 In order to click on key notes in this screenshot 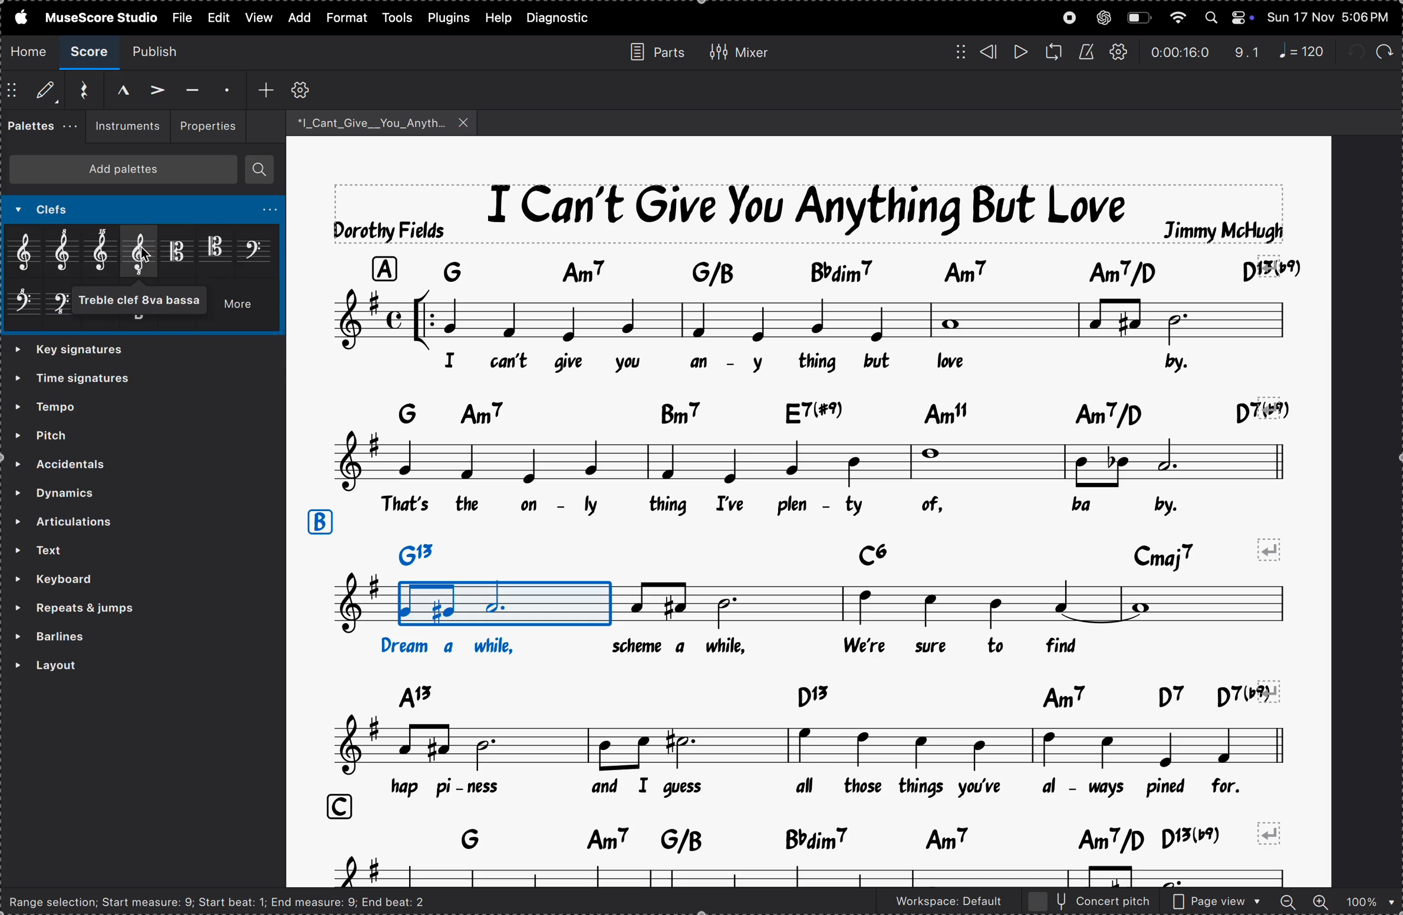, I will do `click(825, 410)`.